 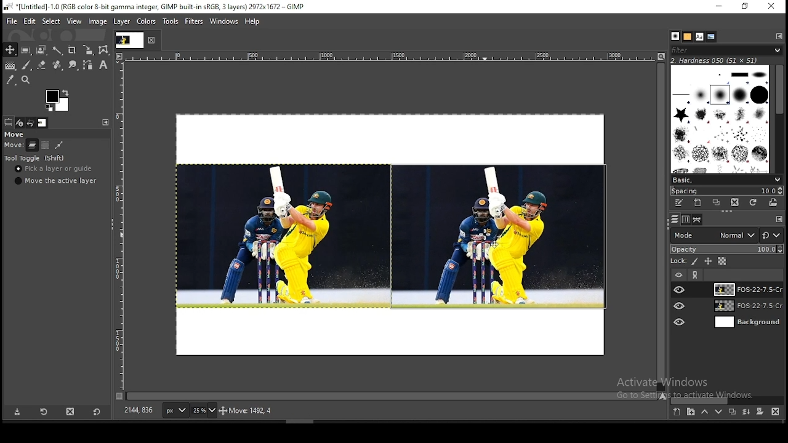 What do you see at coordinates (10, 79) in the screenshot?
I see `color picker tool` at bounding box center [10, 79].